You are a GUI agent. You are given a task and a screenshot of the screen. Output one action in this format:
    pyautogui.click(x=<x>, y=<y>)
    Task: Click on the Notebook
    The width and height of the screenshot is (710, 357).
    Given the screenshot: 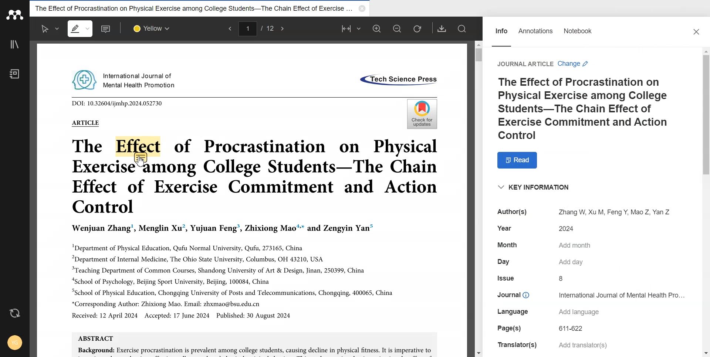 What is the action you would take?
    pyautogui.click(x=14, y=74)
    